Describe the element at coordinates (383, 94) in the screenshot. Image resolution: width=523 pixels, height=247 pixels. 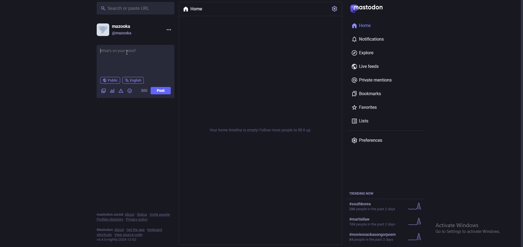
I see `bookmarks` at that location.